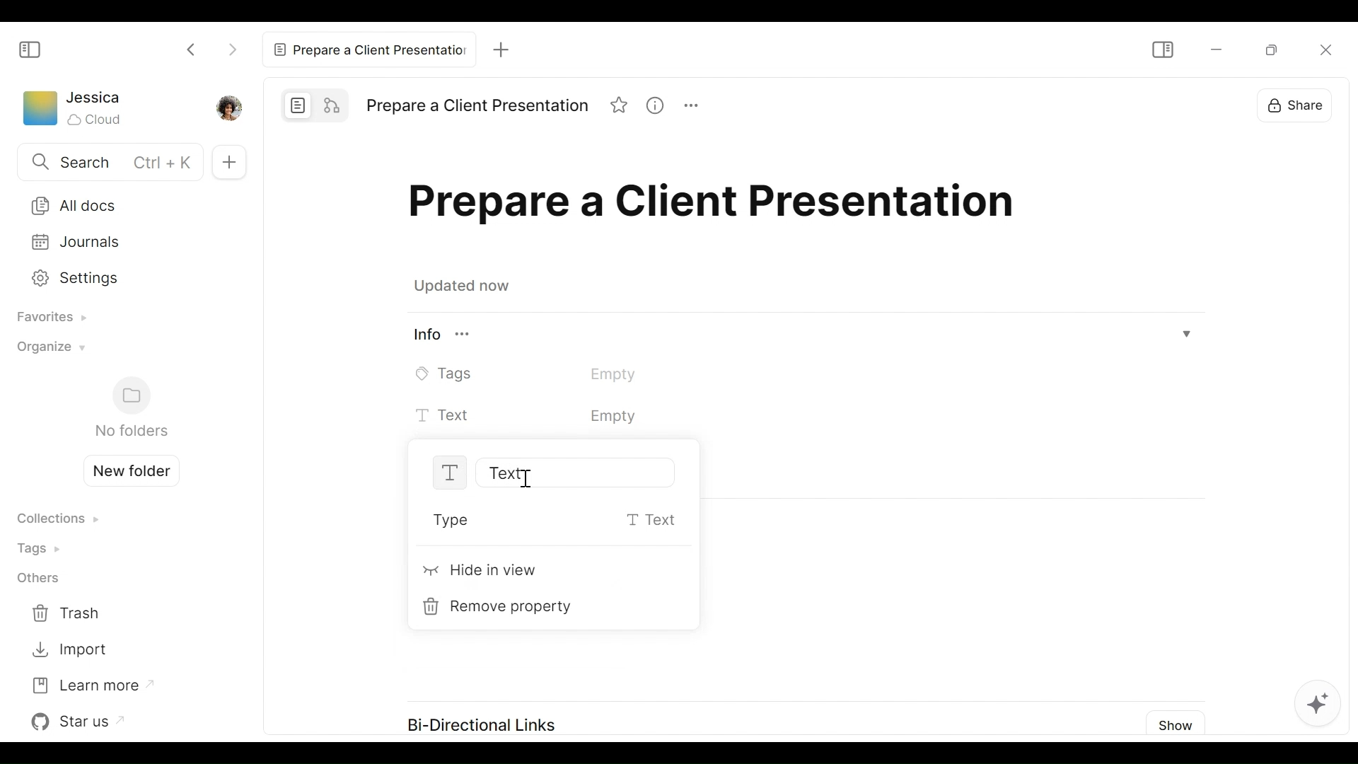  I want to click on Star us, so click(81, 722).